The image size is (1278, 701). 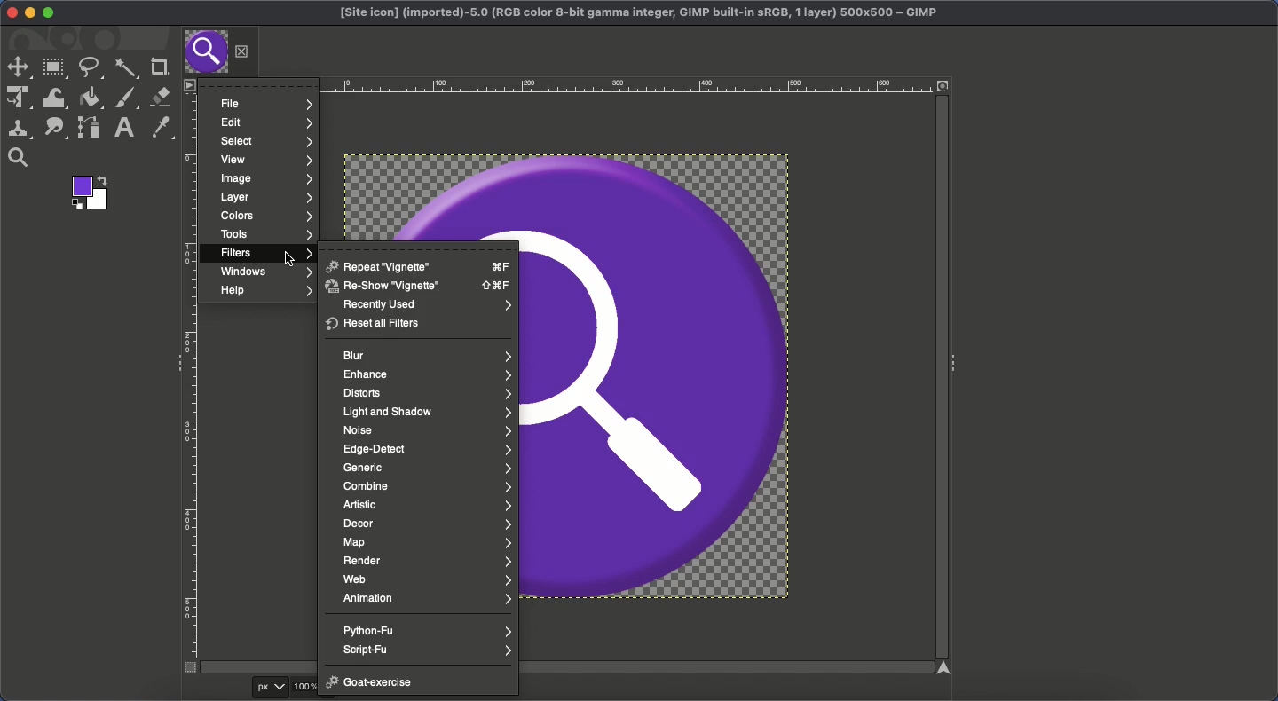 I want to click on Ruler, so click(x=562, y=85).